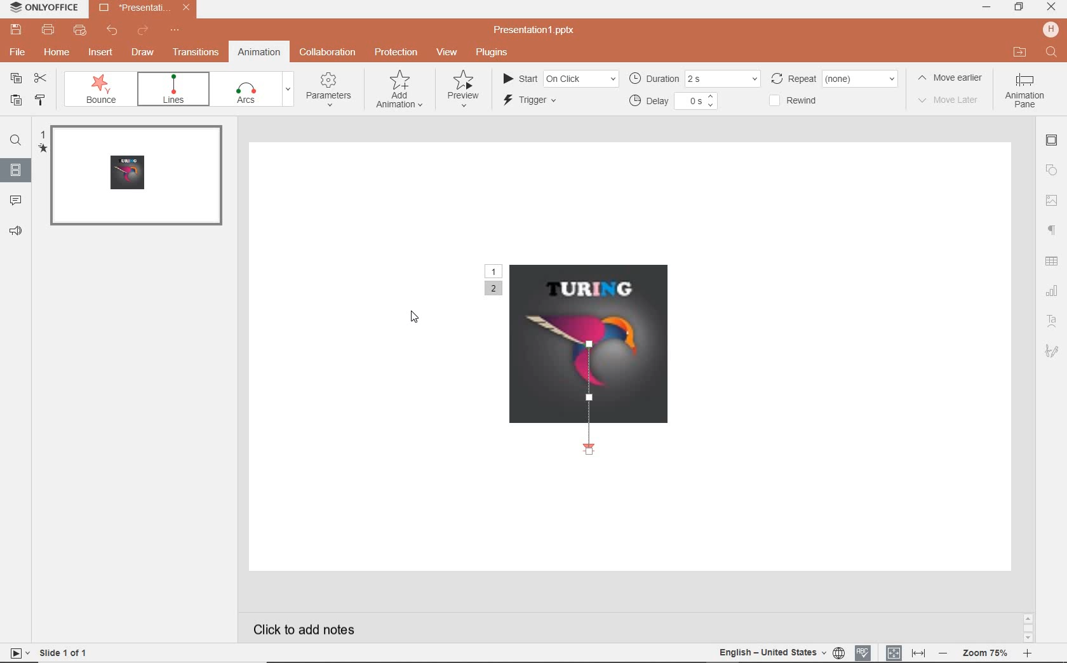 Image resolution: width=1067 pixels, height=663 pixels. I want to click on comments, so click(16, 201).